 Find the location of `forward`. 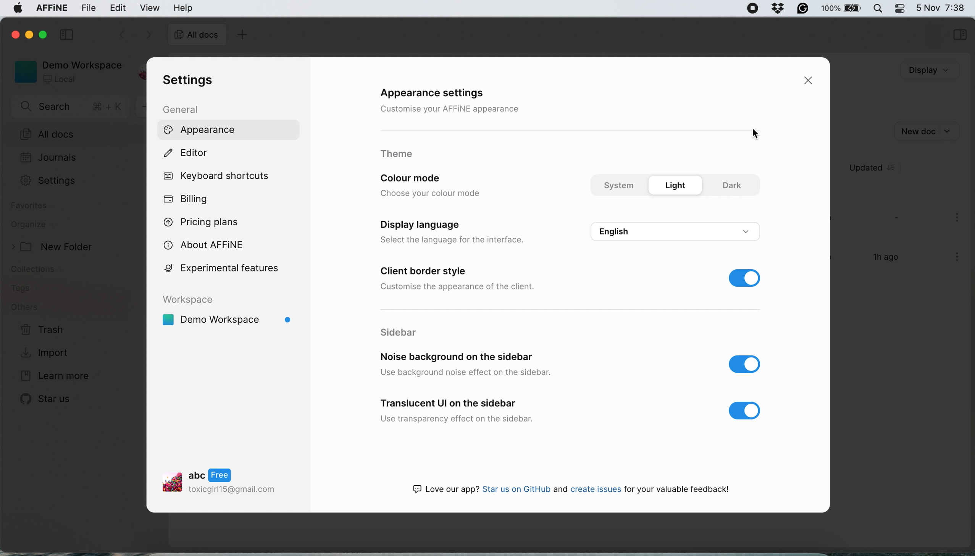

forward is located at coordinates (146, 36).